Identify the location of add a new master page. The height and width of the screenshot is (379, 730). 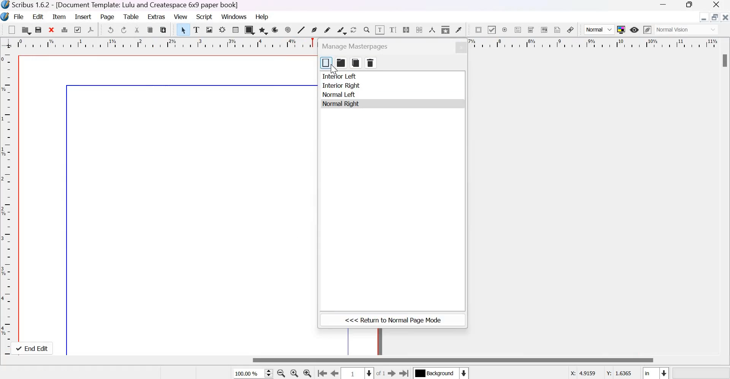
(326, 63).